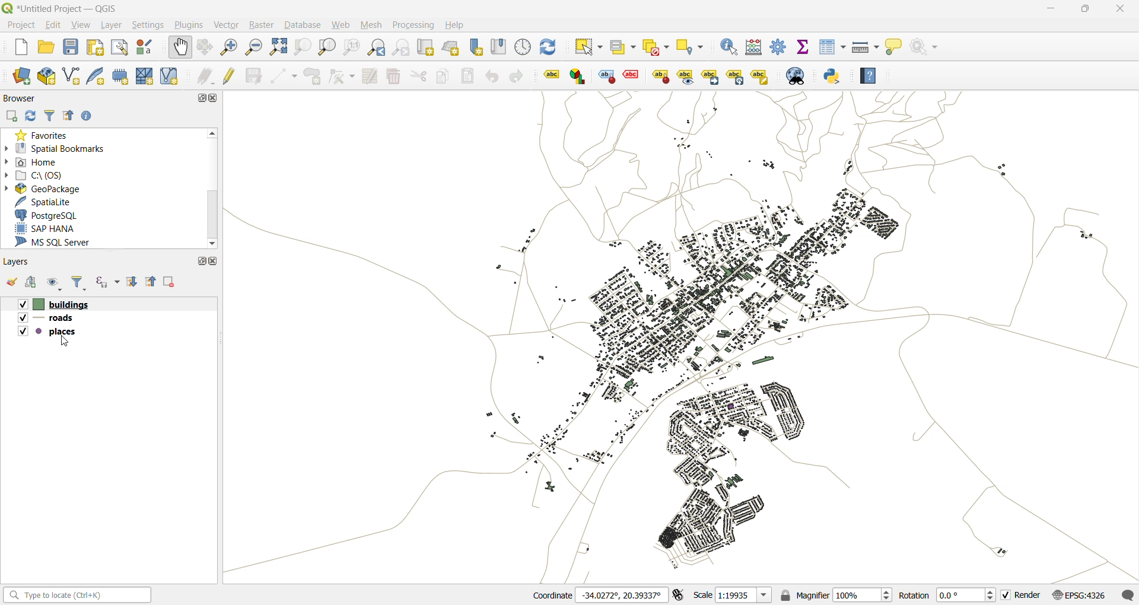 Image resolution: width=1139 pixels, height=605 pixels. What do you see at coordinates (253, 46) in the screenshot?
I see `zoom out` at bounding box center [253, 46].